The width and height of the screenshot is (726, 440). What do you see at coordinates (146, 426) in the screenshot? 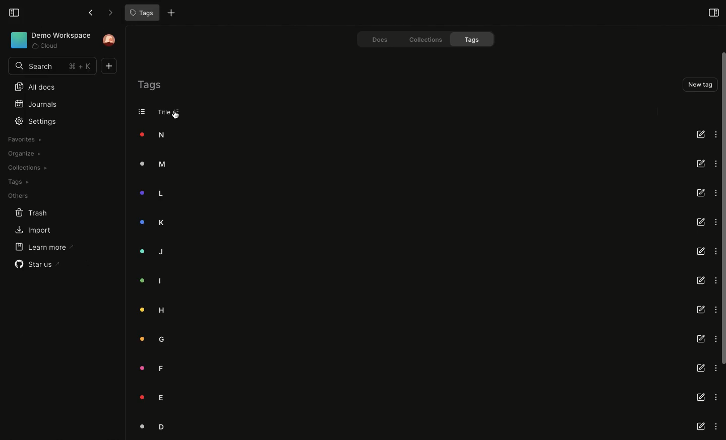
I see `D` at bounding box center [146, 426].